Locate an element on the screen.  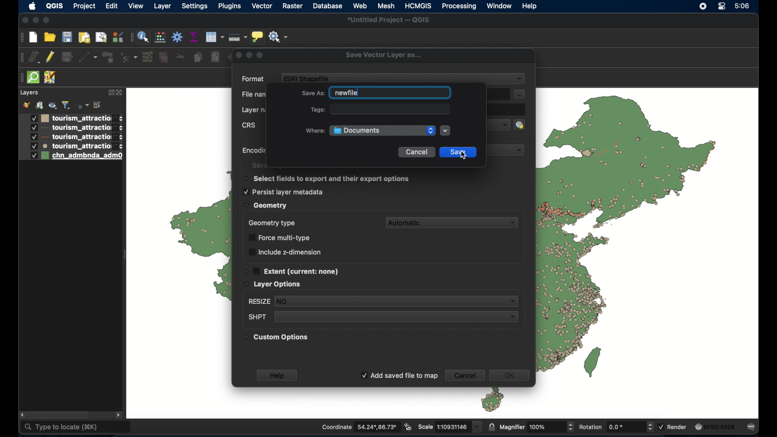
add group is located at coordinates (39, 104).